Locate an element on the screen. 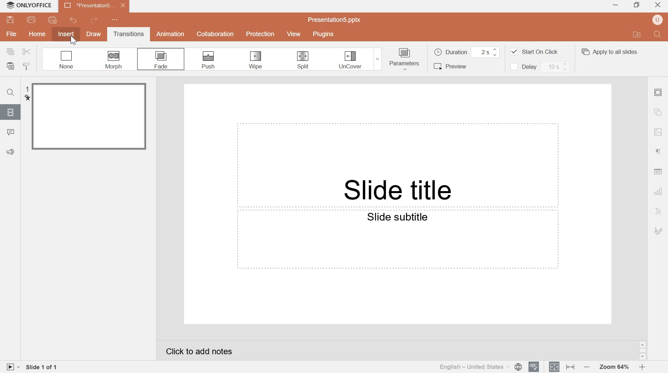 Image resolution: width=668 pixels, height=373 pixels. Protection is located at coordinates (261, 34).